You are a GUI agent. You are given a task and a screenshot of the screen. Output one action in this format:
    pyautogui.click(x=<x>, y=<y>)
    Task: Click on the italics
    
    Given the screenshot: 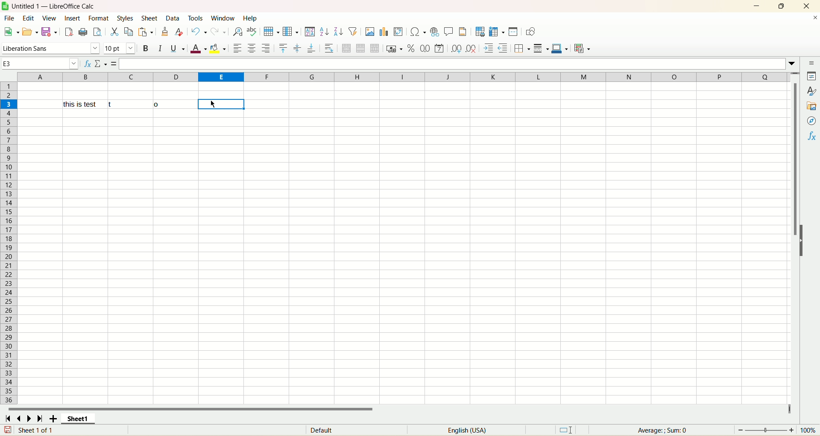 What is the action you would take?
    pyautogui.click(x=161, y=49)
    